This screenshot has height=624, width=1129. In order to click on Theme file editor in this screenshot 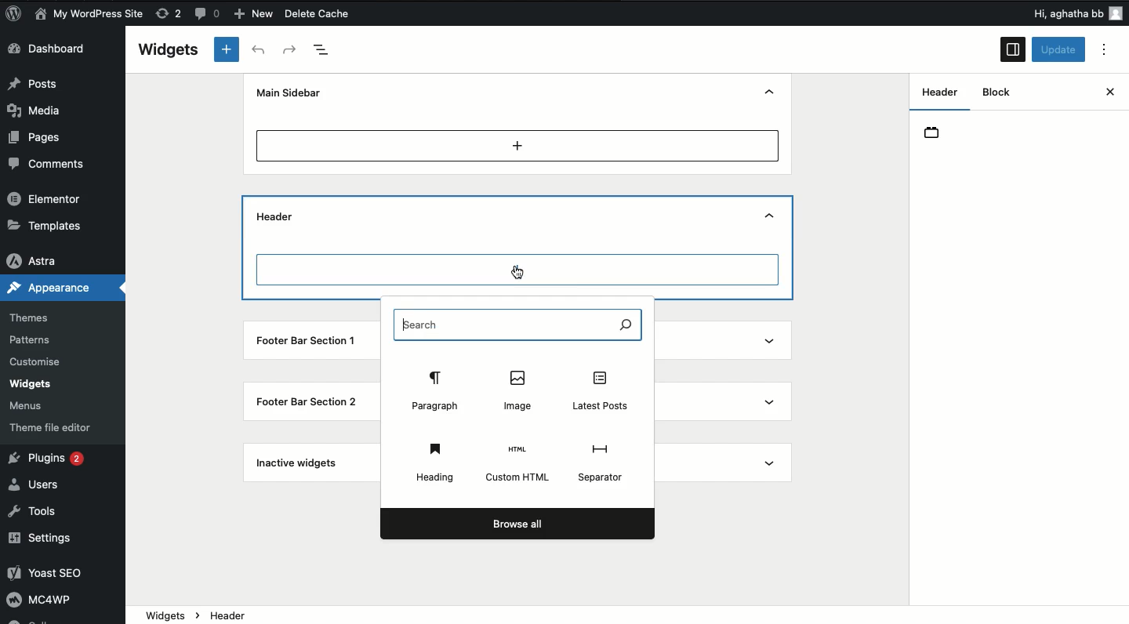, I will do `click(51, 424)`.